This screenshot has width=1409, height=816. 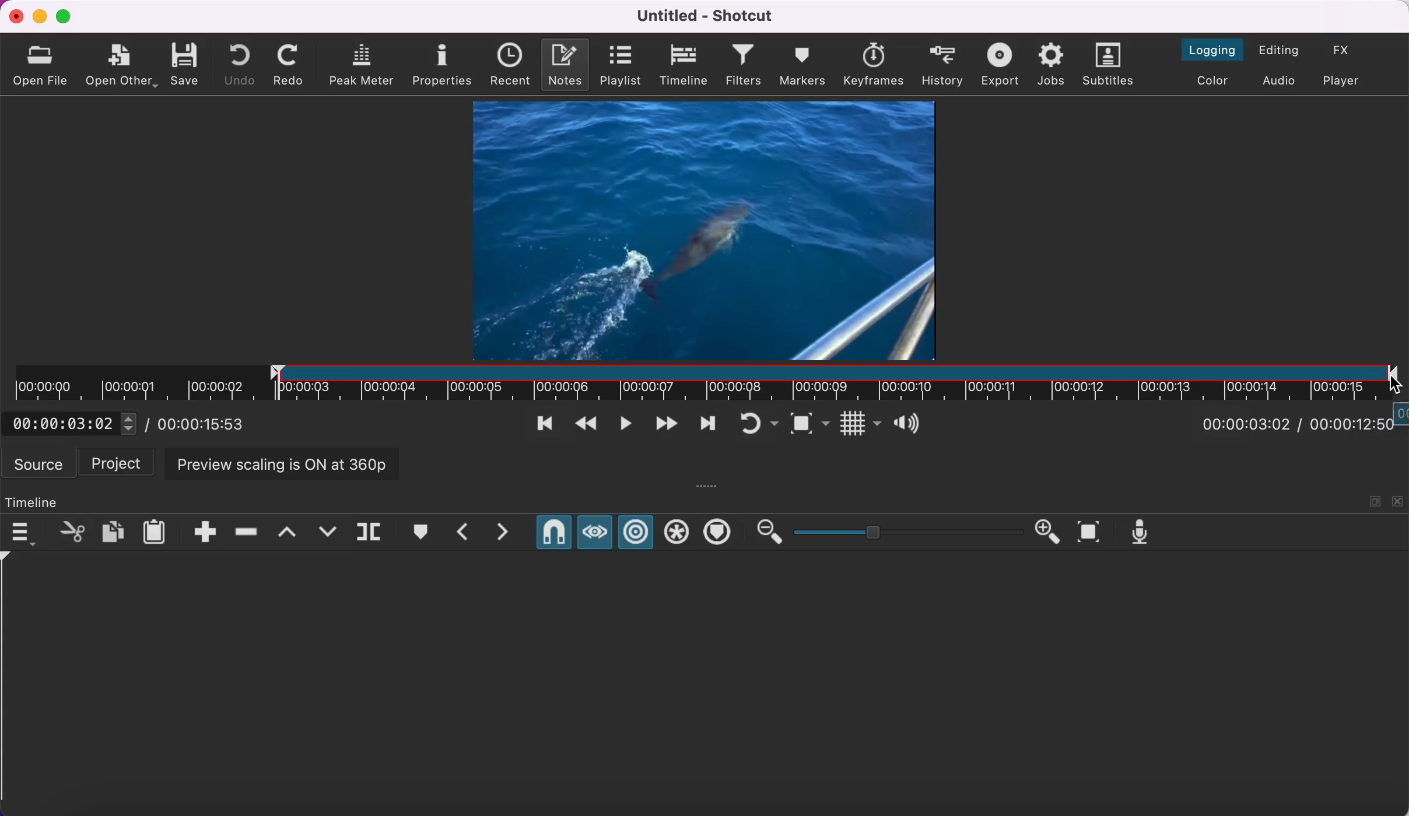 What do you see at coordinates (111, 531) in the screenshot?
I see `copy checked filters` at bounding box center [111, 531].